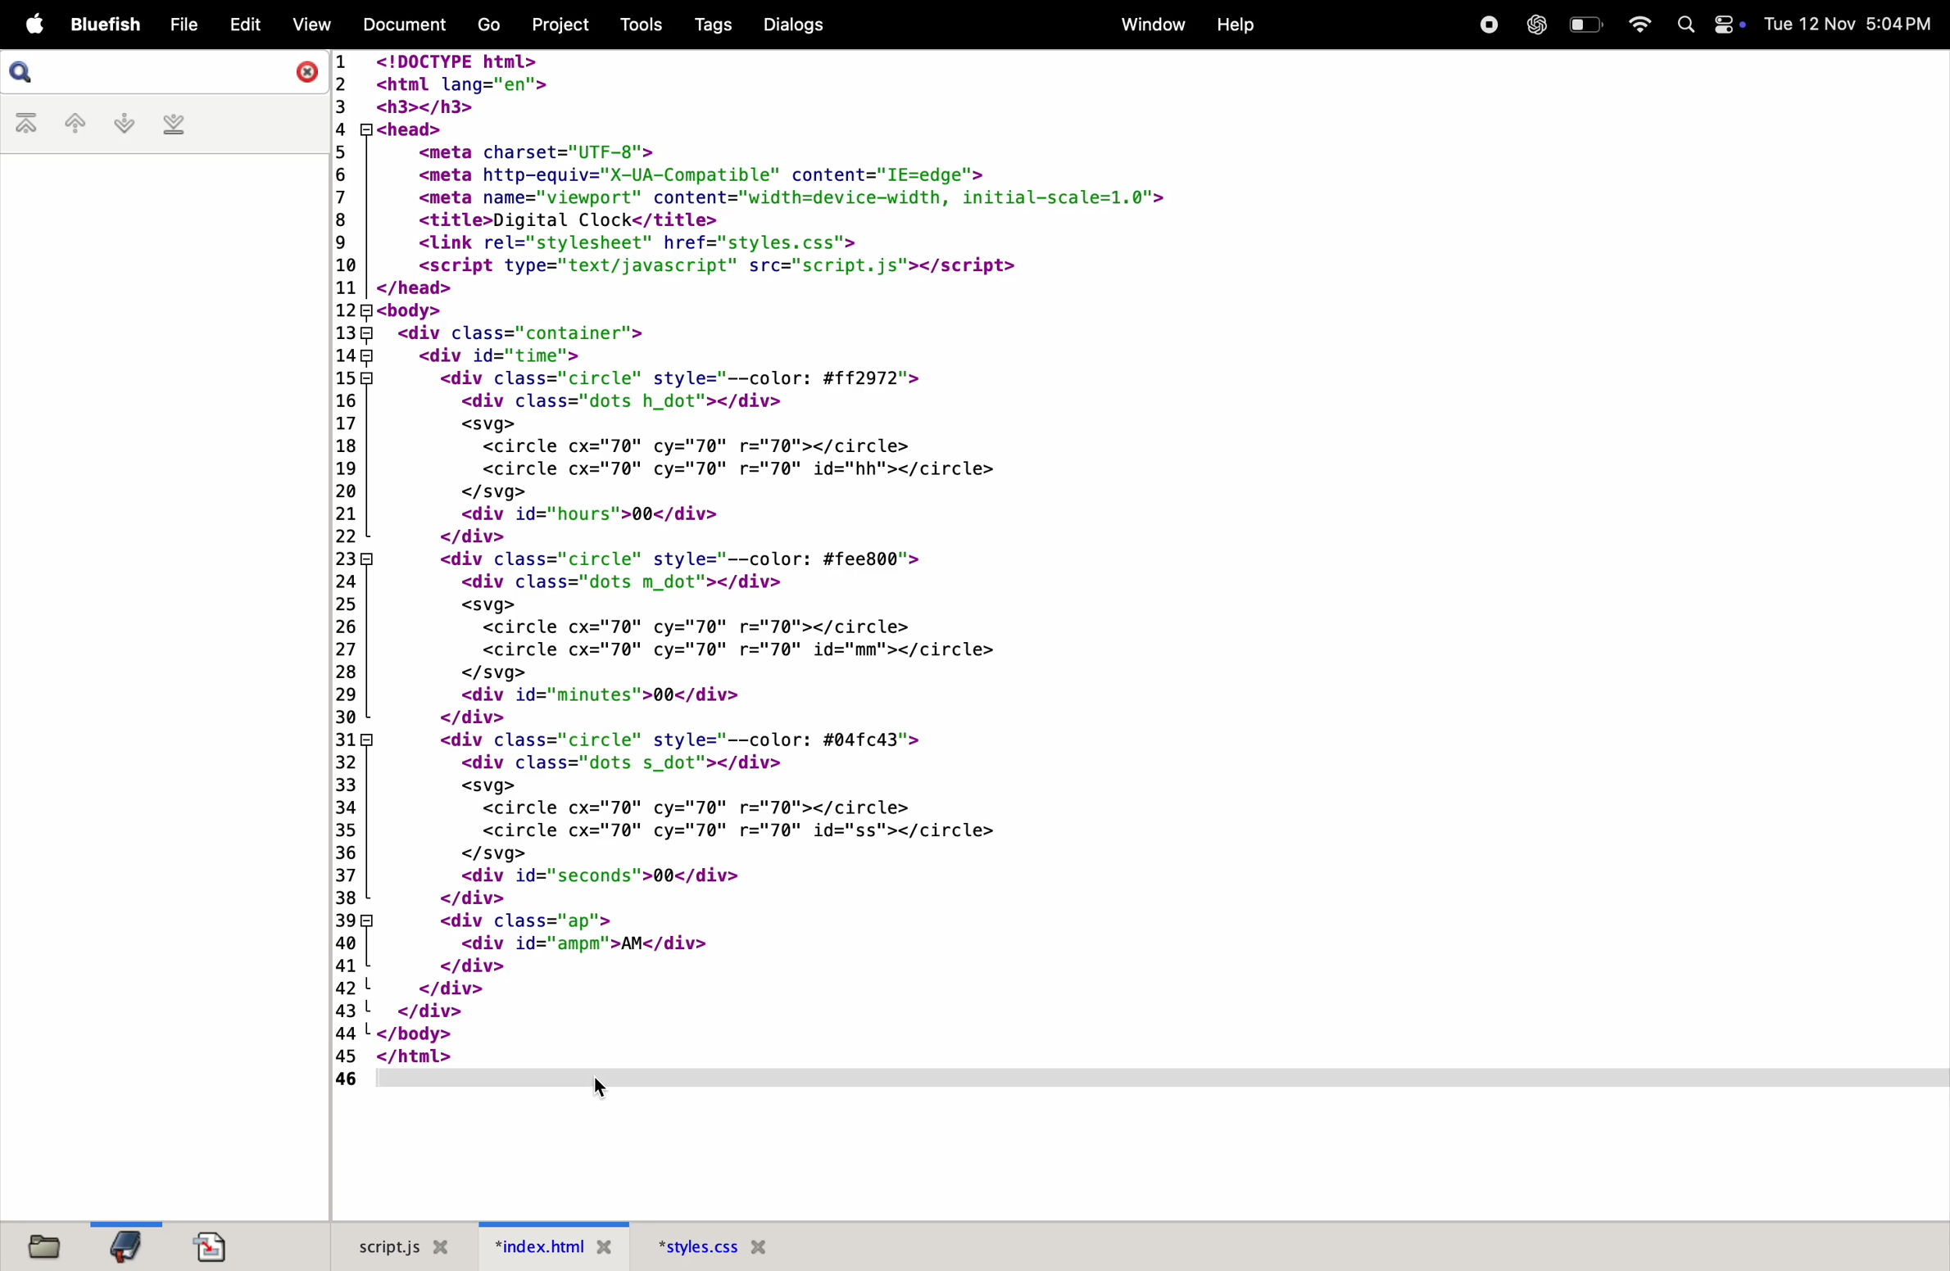 The width and height of the screenshot is (1950, 1271). Describe the element at coordinates (1851, 25) in the screenshot. I see `tue 12 nov 5.04 Pm` at that location.